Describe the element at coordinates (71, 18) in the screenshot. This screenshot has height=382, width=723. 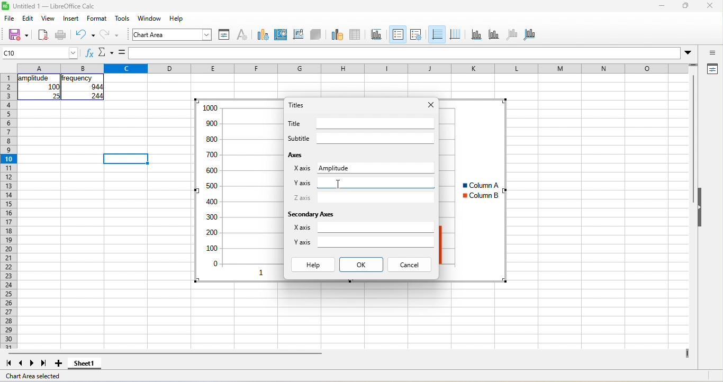
I see `insert` at that location.